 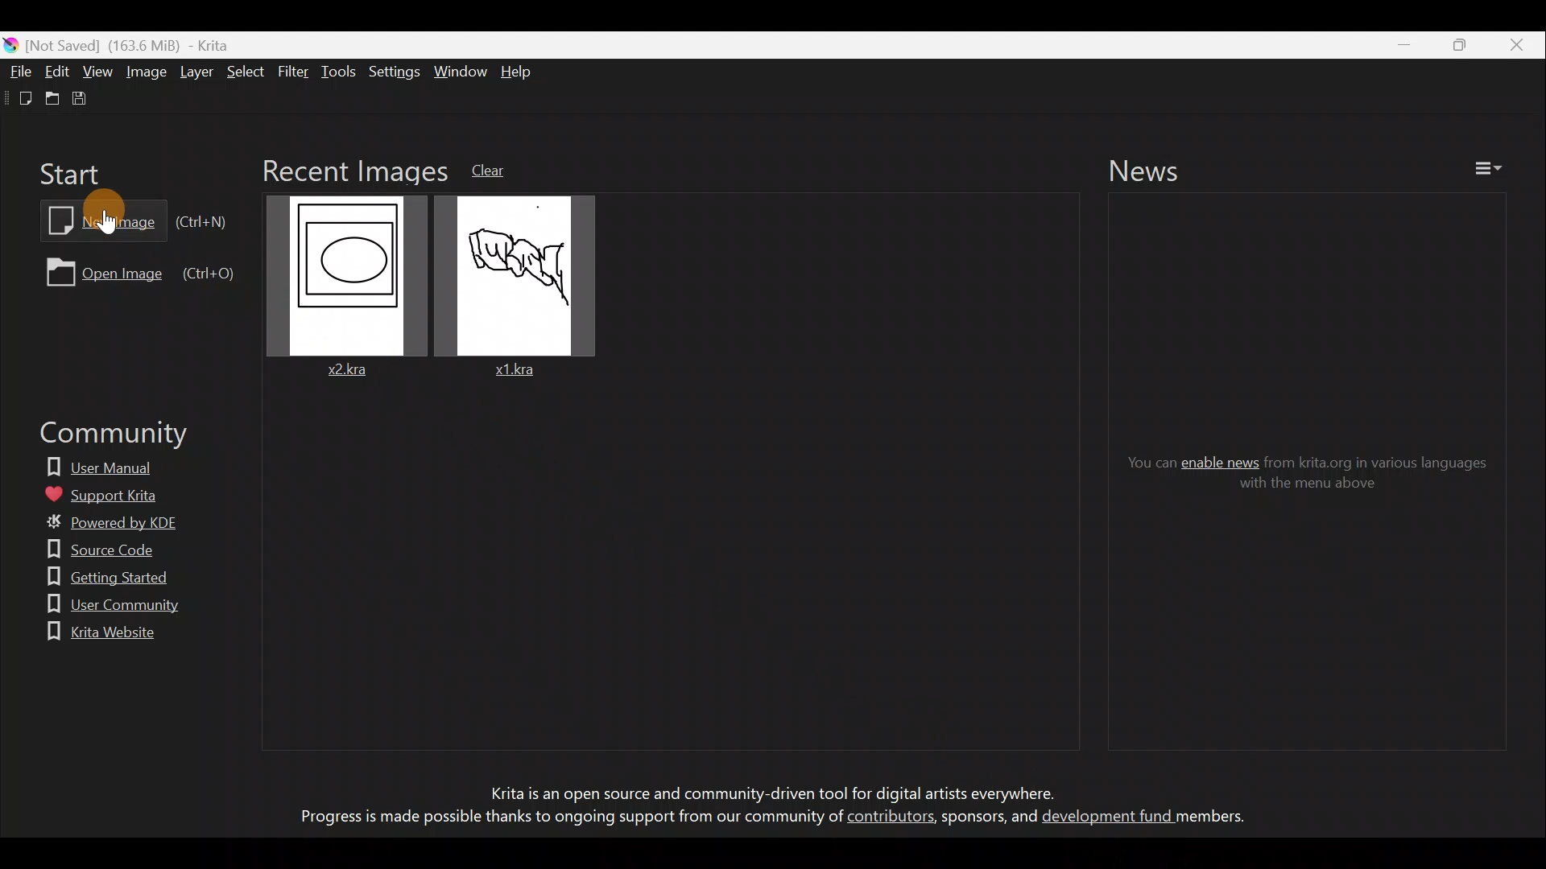 I want to click on New image (Ctrl+N), so click(x=131, y=219).